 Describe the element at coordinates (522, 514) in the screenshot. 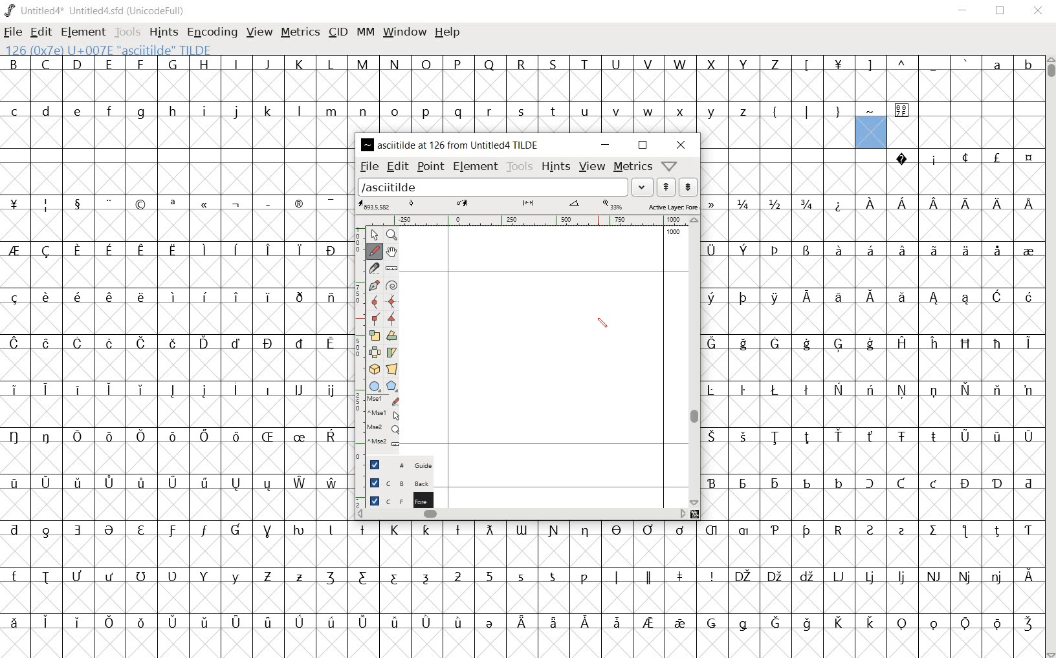

I see `scrollbar` at that location.